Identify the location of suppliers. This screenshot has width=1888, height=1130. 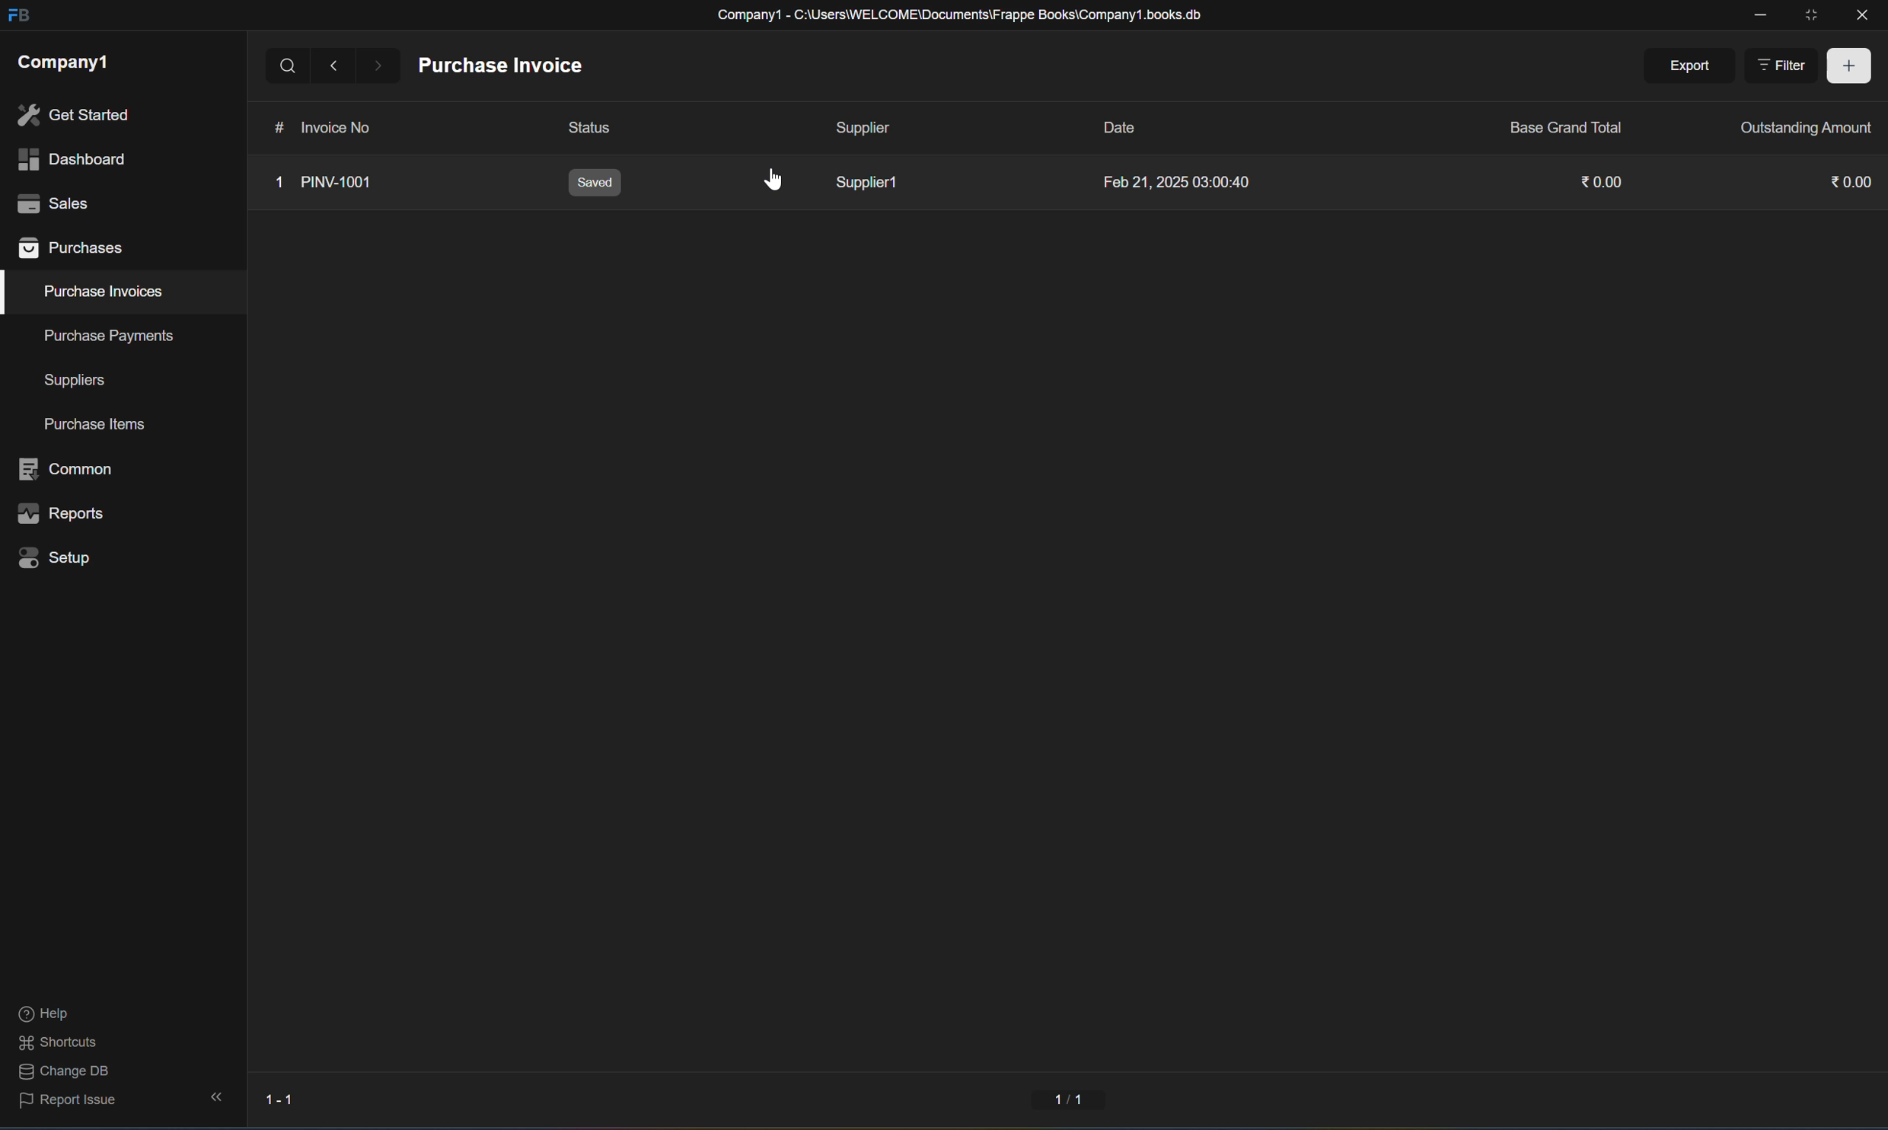
(75, 381).